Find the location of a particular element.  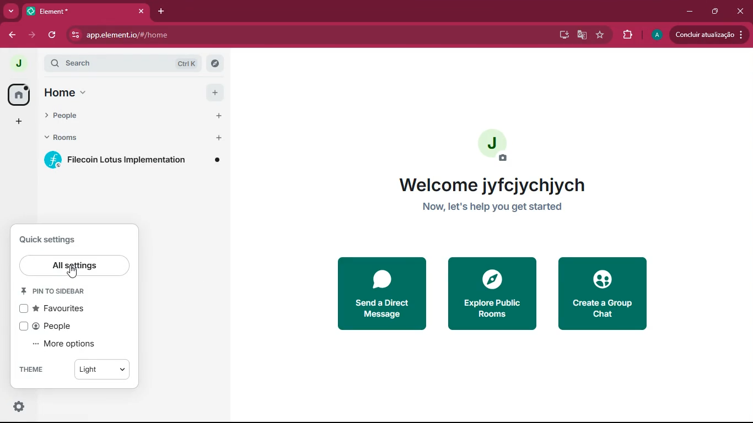

Now, let's help you get started is located at coordinates (491, 208).